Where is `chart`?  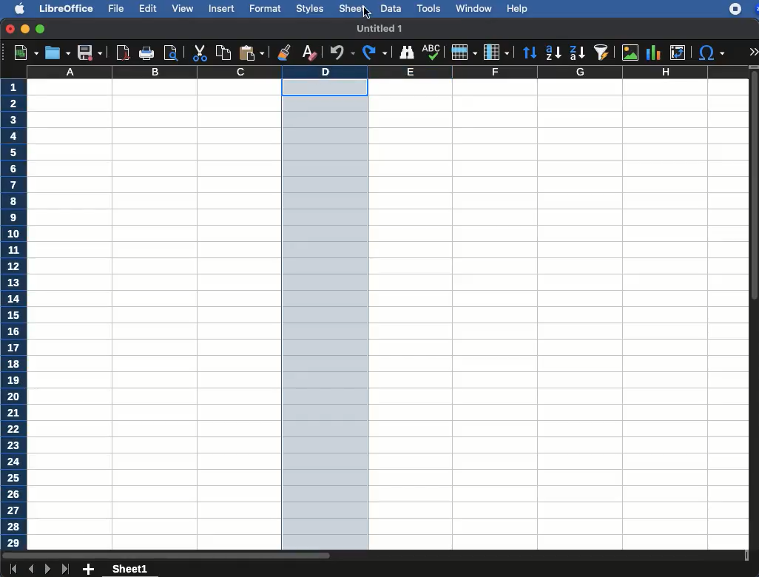
chart is located at coordinates (652, 52).